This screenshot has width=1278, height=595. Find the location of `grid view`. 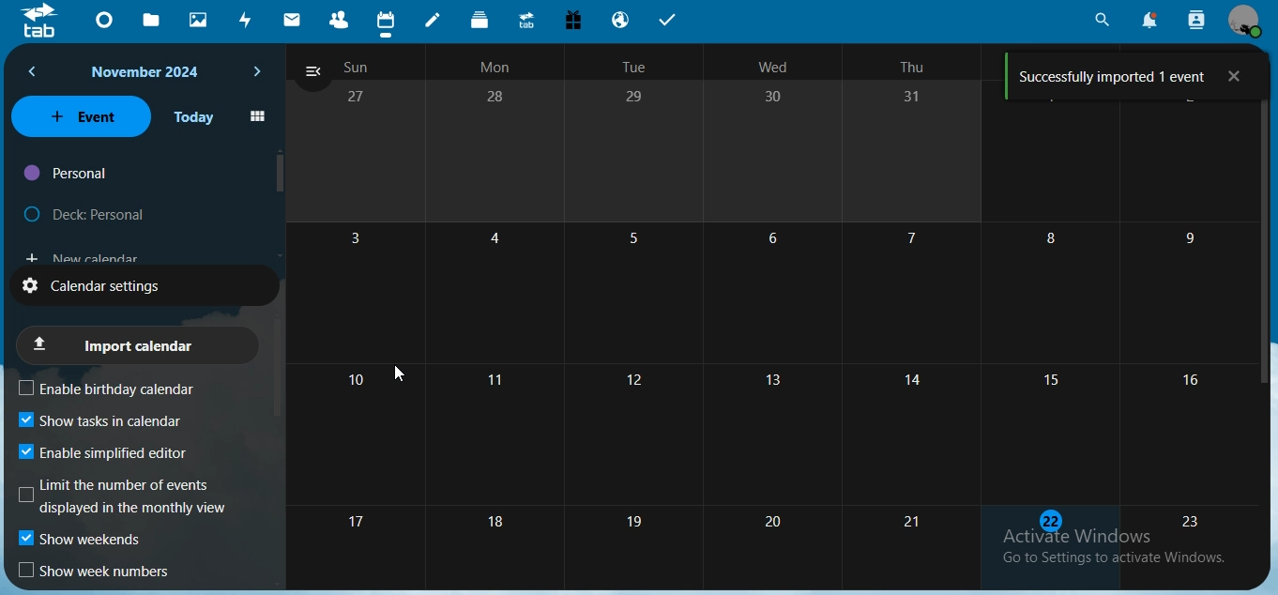

grid view is located at coordinates (257, 117).